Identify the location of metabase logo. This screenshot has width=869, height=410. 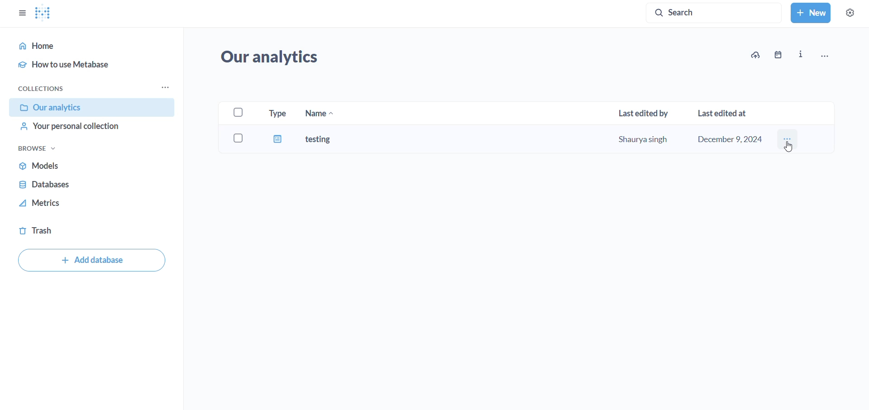
(43, 13).